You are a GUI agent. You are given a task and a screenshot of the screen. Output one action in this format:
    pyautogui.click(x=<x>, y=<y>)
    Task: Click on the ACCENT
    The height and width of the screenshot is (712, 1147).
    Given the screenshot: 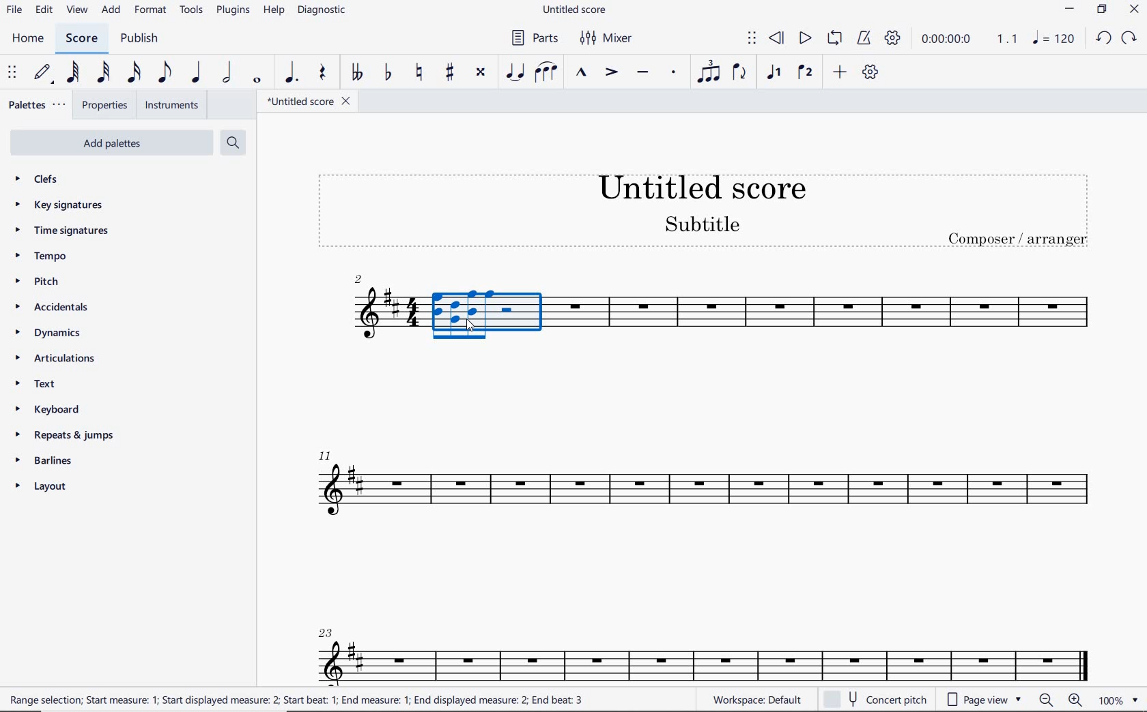 What is the action you would take?
    pyautogui.click(x=610, y=74)
    